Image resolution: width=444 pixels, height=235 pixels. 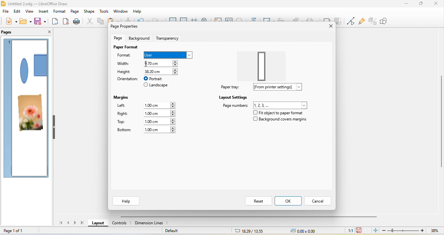 I want to click on cursor movement, so click(x=146, y=63).